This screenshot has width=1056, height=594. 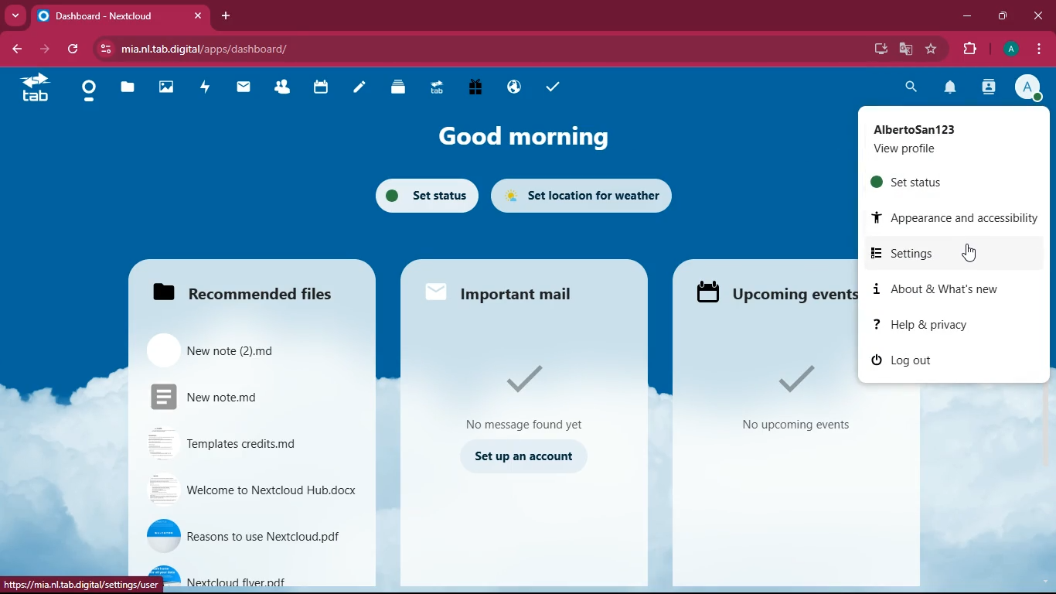 I want to click on about & what's new, so click(x=952, y=291).